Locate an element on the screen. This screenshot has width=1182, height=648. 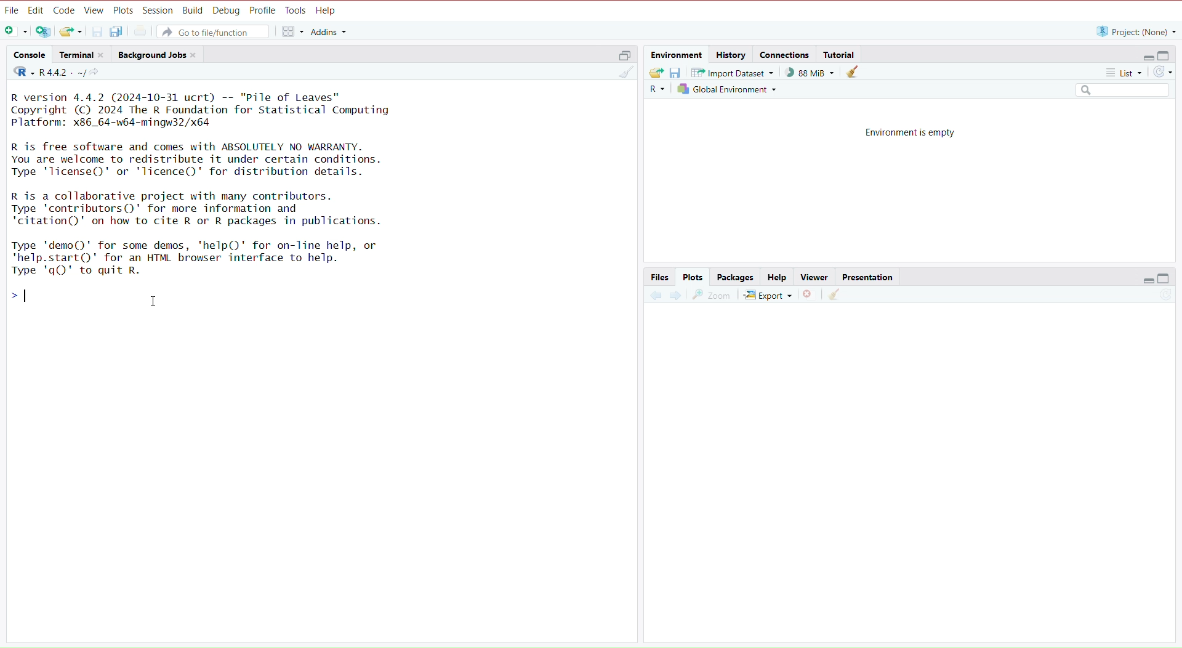
Print is located at coordinates (140, 31).